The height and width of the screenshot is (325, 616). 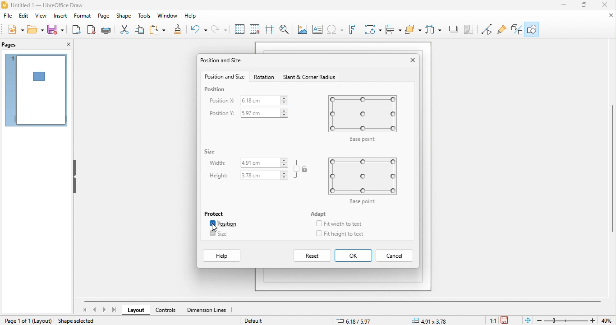 I want to click on reset, so click(x=313, y=255).